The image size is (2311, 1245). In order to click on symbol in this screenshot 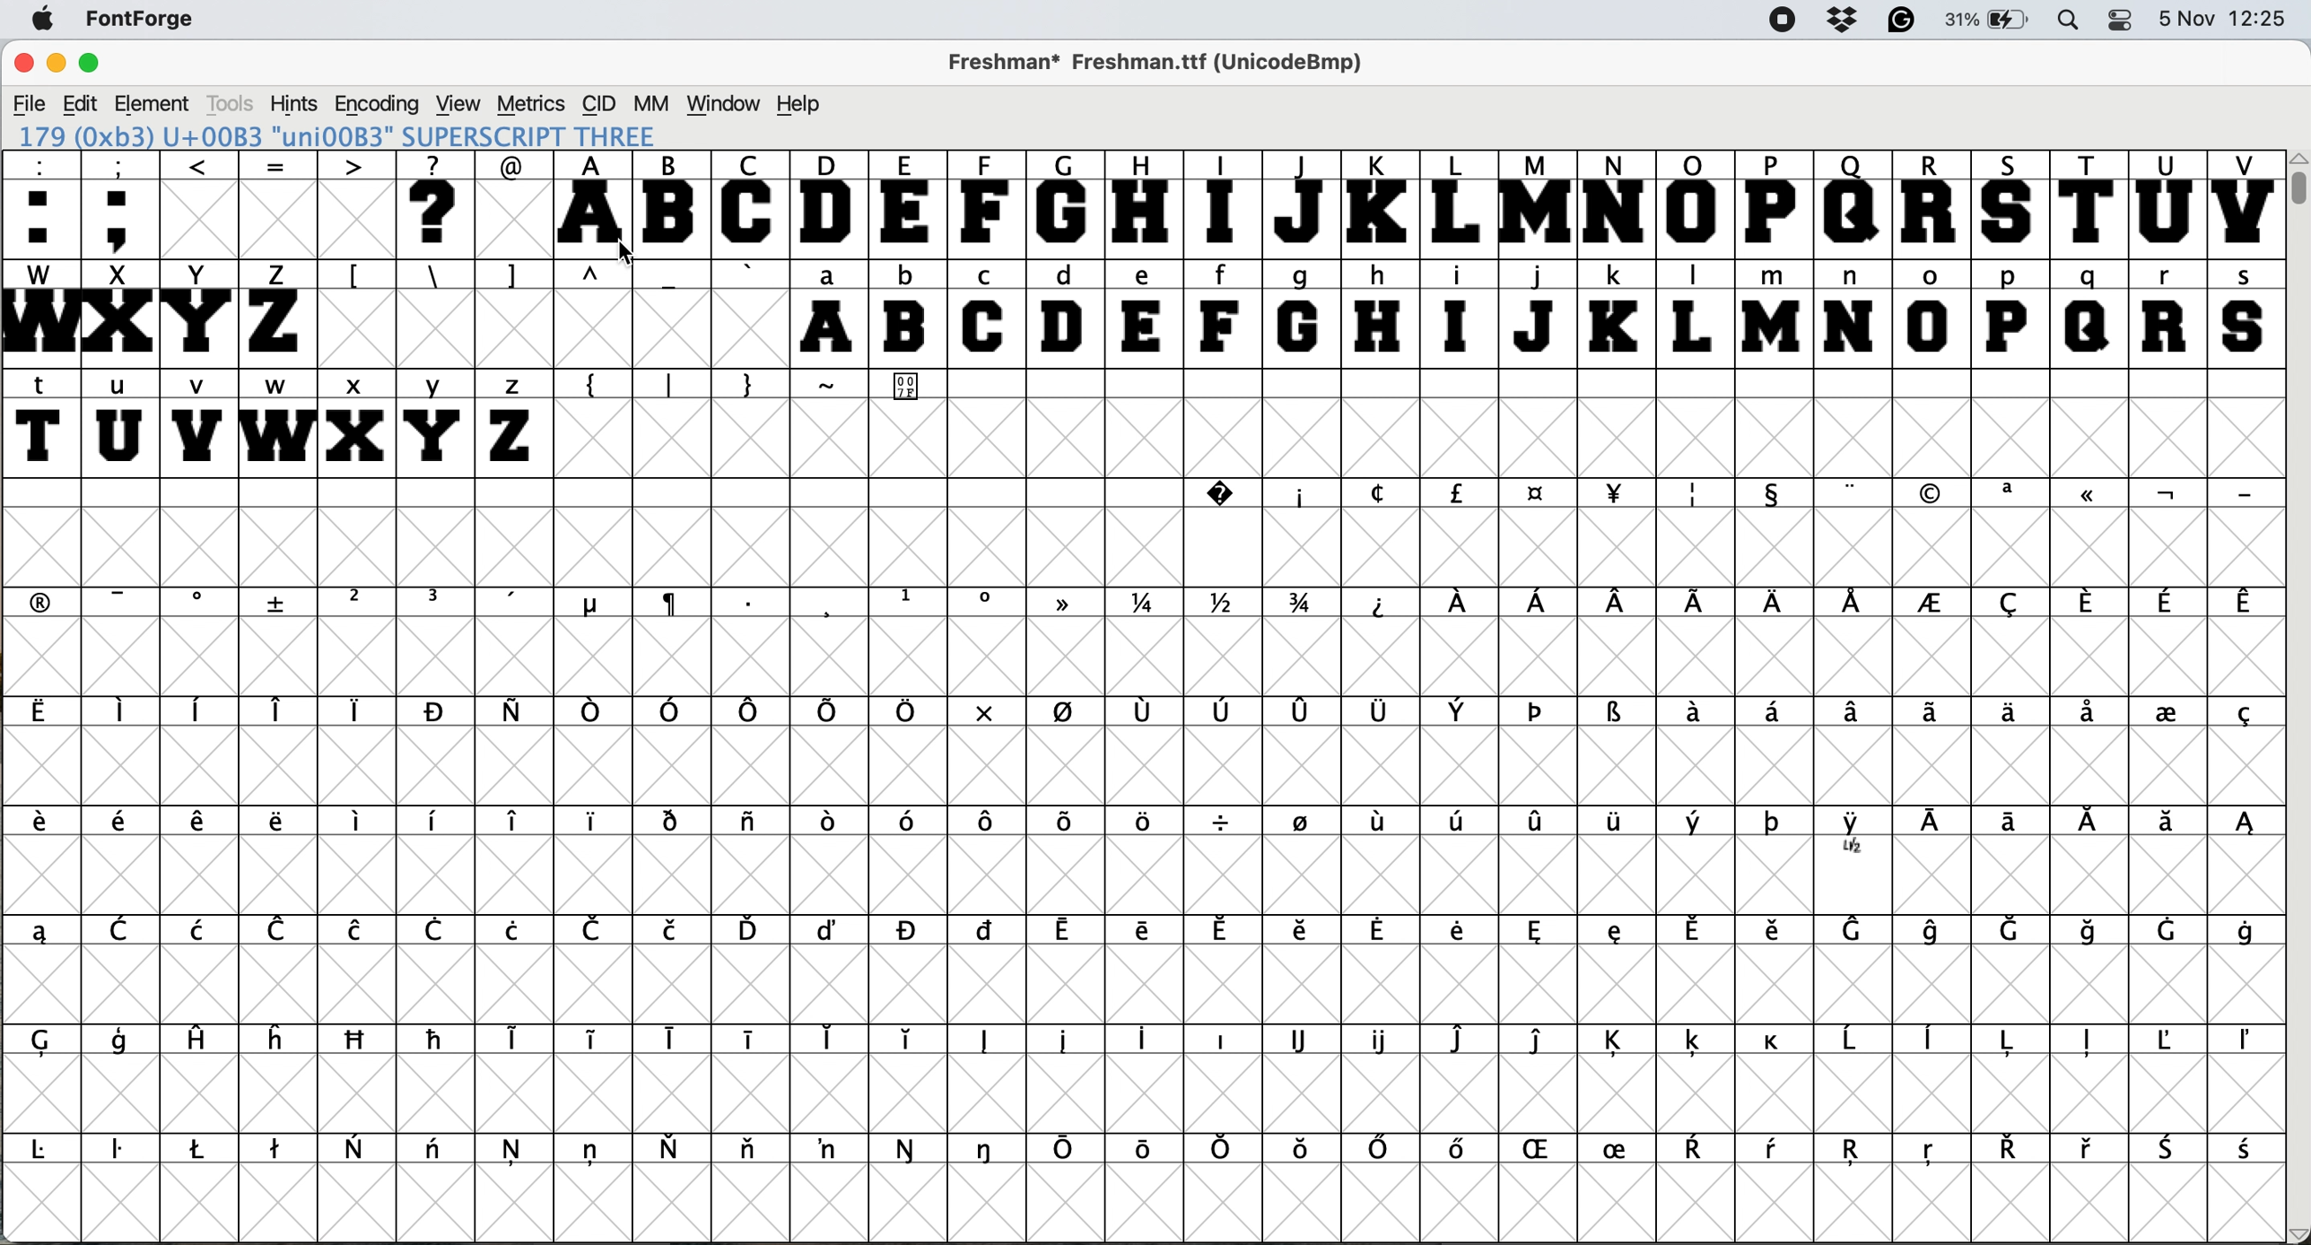, I will do `click(1068, 715)`.